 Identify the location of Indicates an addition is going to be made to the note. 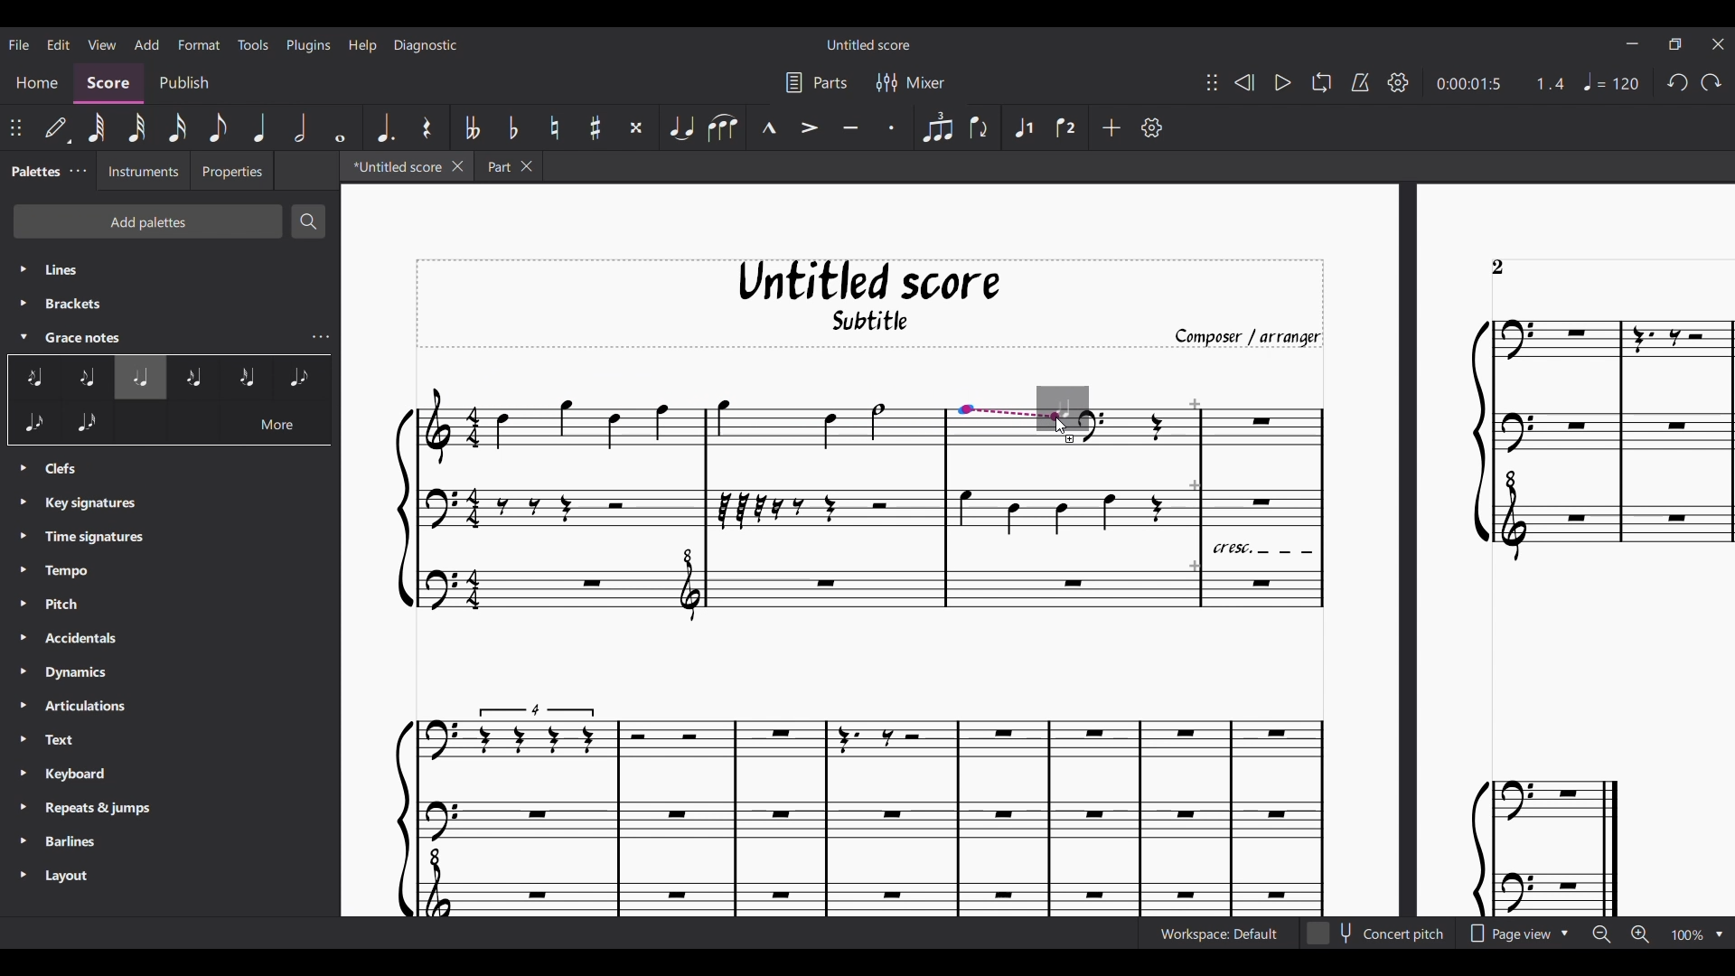
(1071, 439).